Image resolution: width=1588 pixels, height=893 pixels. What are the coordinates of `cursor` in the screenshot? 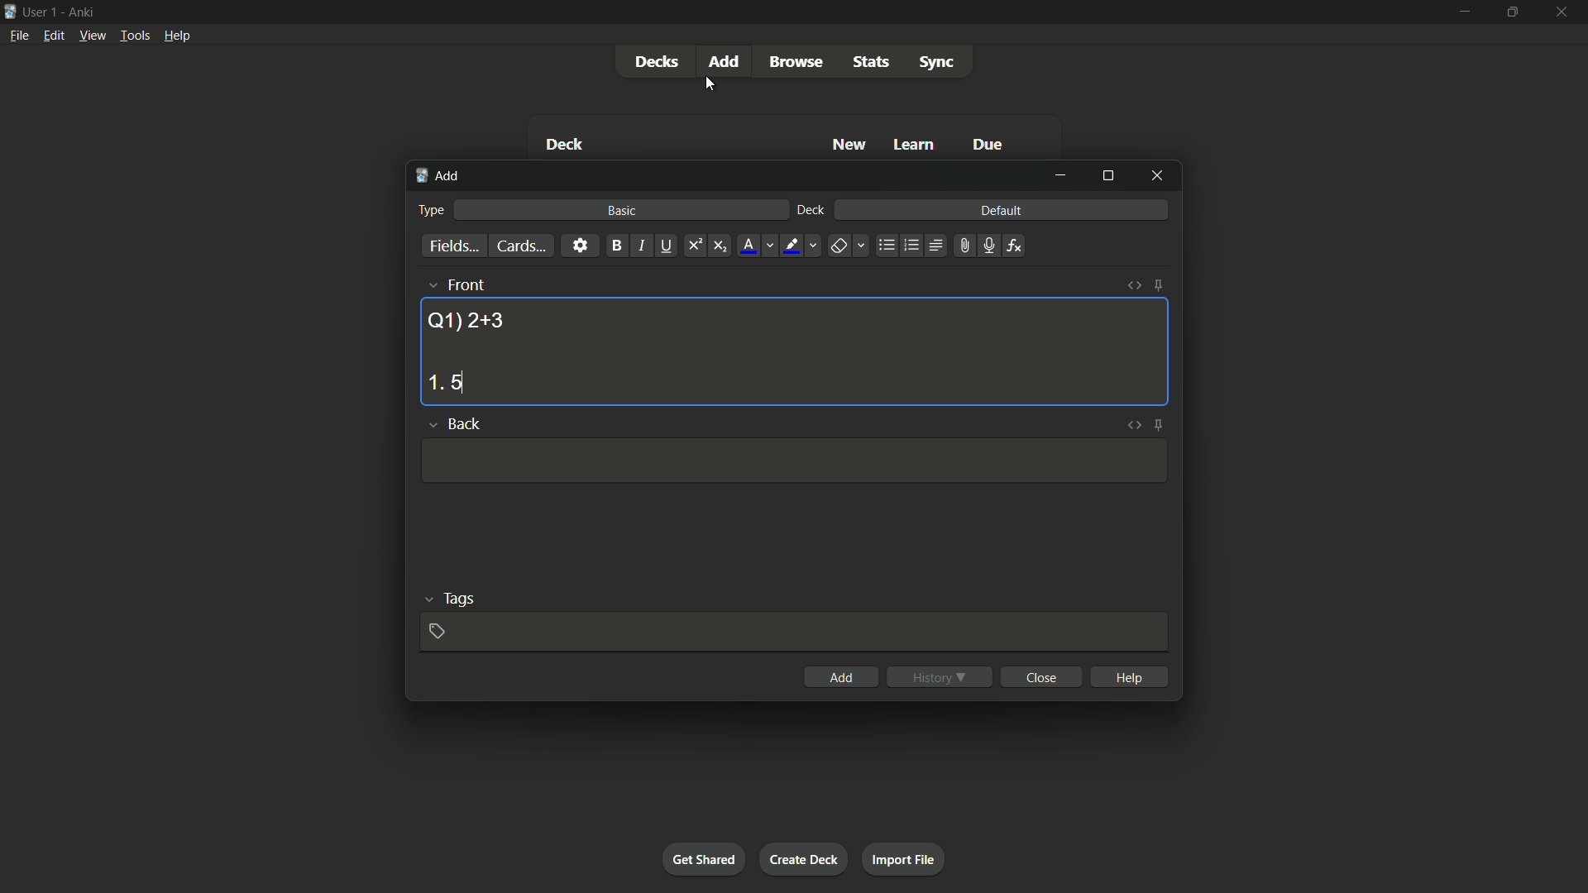 It's located at (708, 83).